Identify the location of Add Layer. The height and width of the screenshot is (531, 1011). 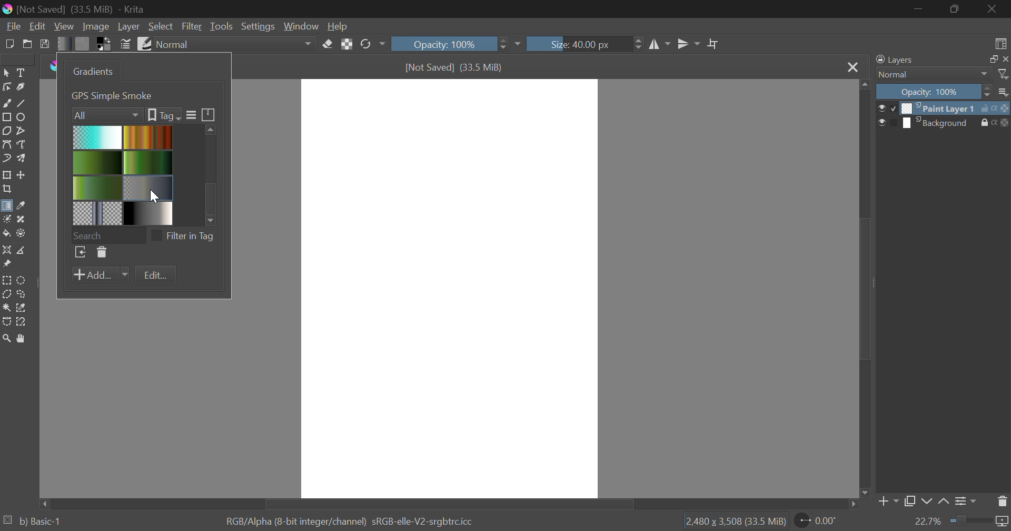
(887, 504).